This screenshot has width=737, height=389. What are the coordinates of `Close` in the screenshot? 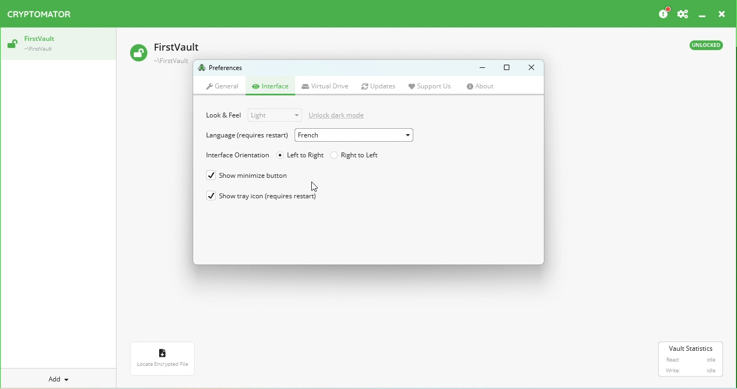 It's located at (529, 67).